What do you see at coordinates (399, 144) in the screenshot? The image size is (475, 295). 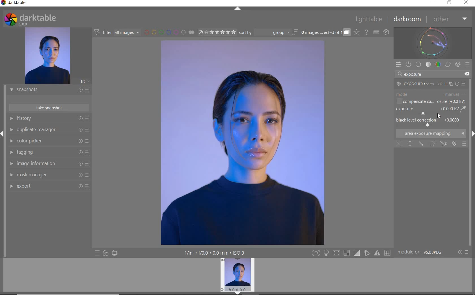 I see `OFF` at bounding box center [399, 144].